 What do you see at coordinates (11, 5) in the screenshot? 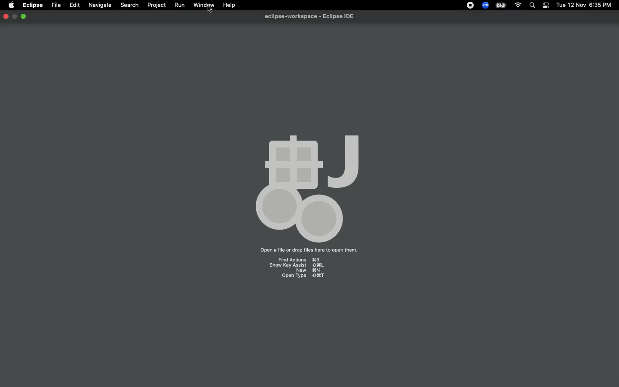
I see `Apple logo` at bounding box center [11, 5].